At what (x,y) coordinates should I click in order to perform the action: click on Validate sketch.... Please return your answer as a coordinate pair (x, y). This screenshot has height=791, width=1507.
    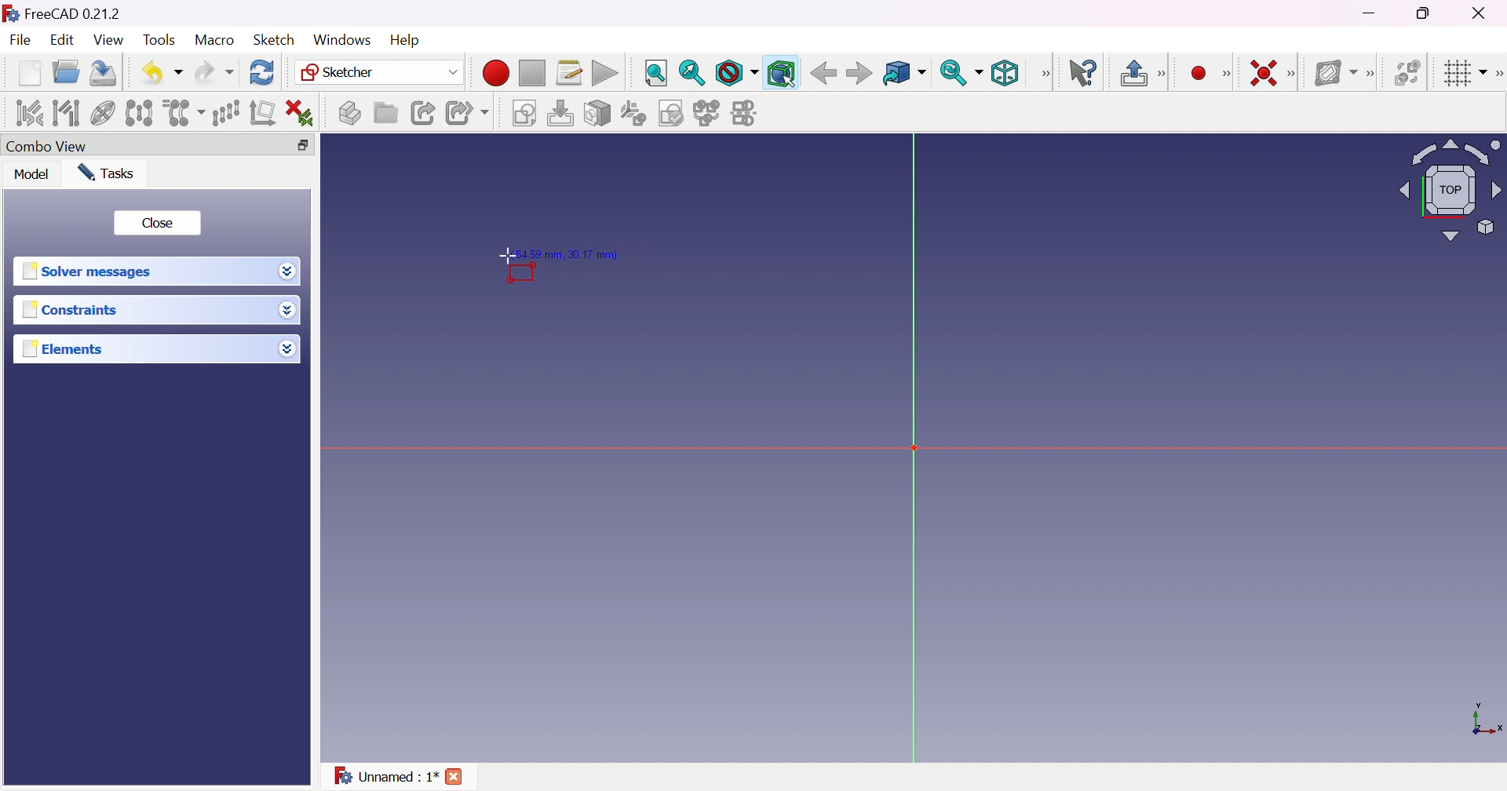
    Looking at the image, I should click on (670, 114).